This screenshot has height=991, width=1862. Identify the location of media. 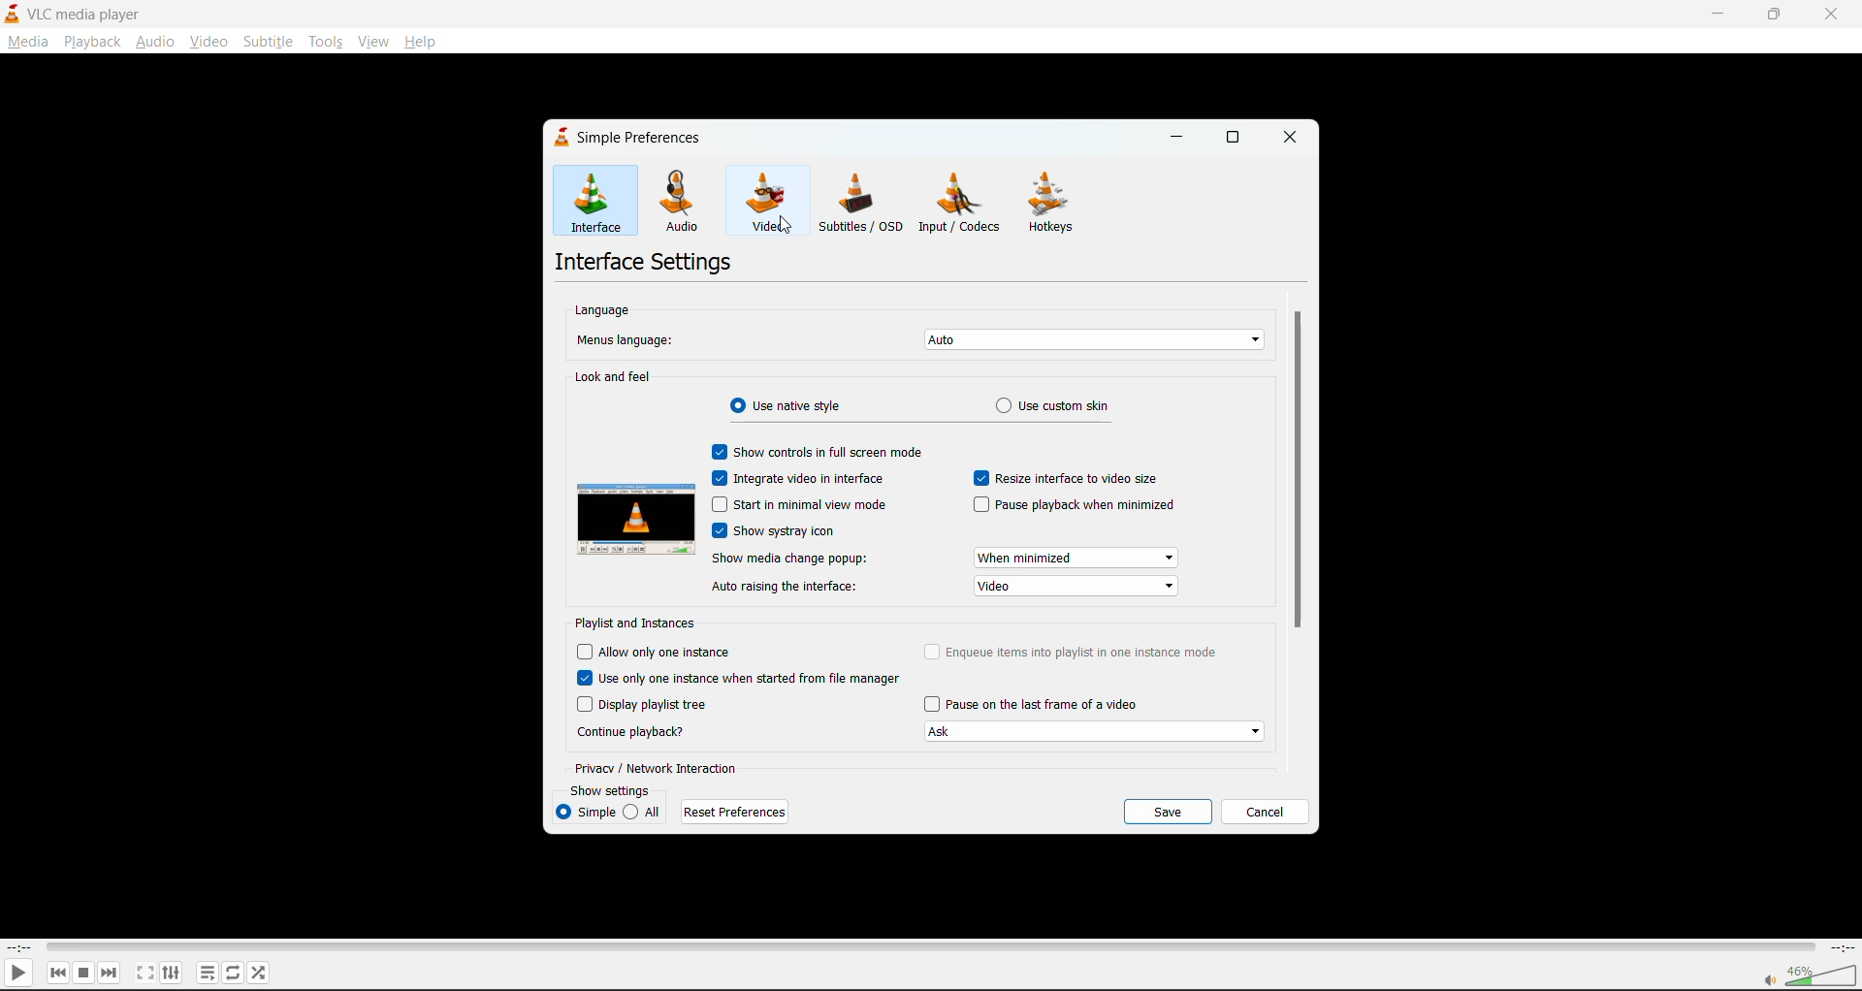
(25, 41).